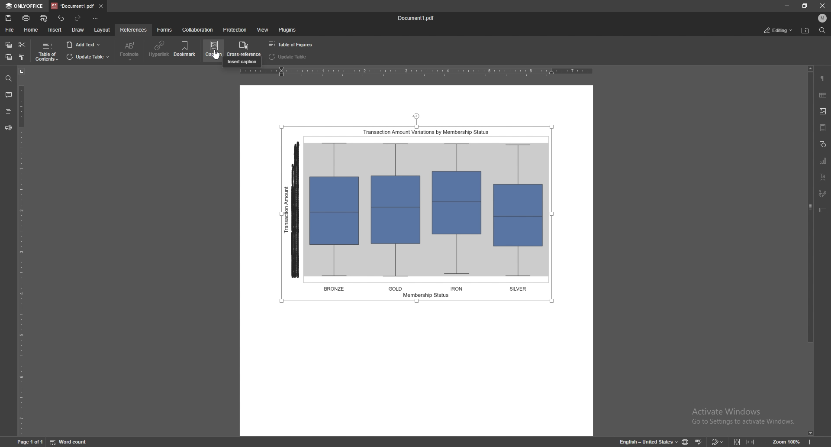 The width and height of the screenshot is (831, 447). I want to click on file name, so click(416, 18).